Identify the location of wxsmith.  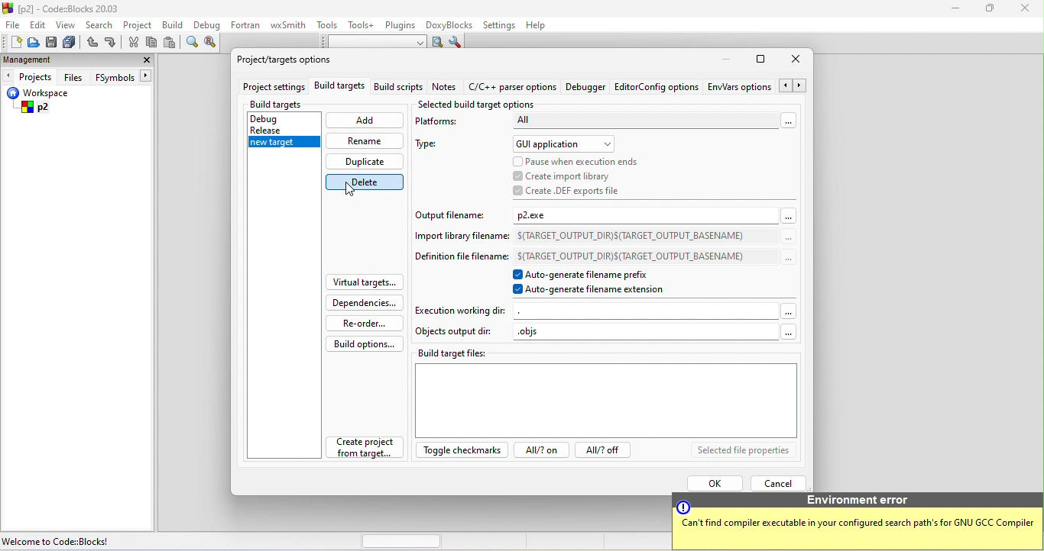
(290, 24).